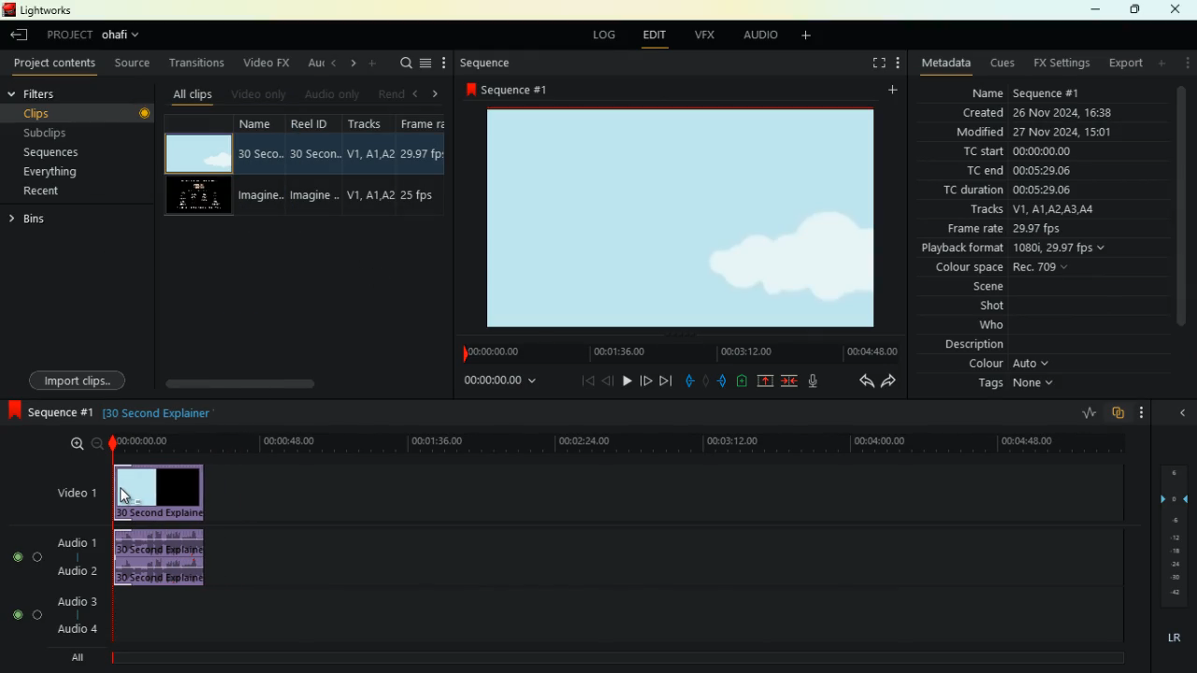  What do you see at coordinates (37, 11) in the screenshot?
I see `lightworks` at bounding box center [37, 11].